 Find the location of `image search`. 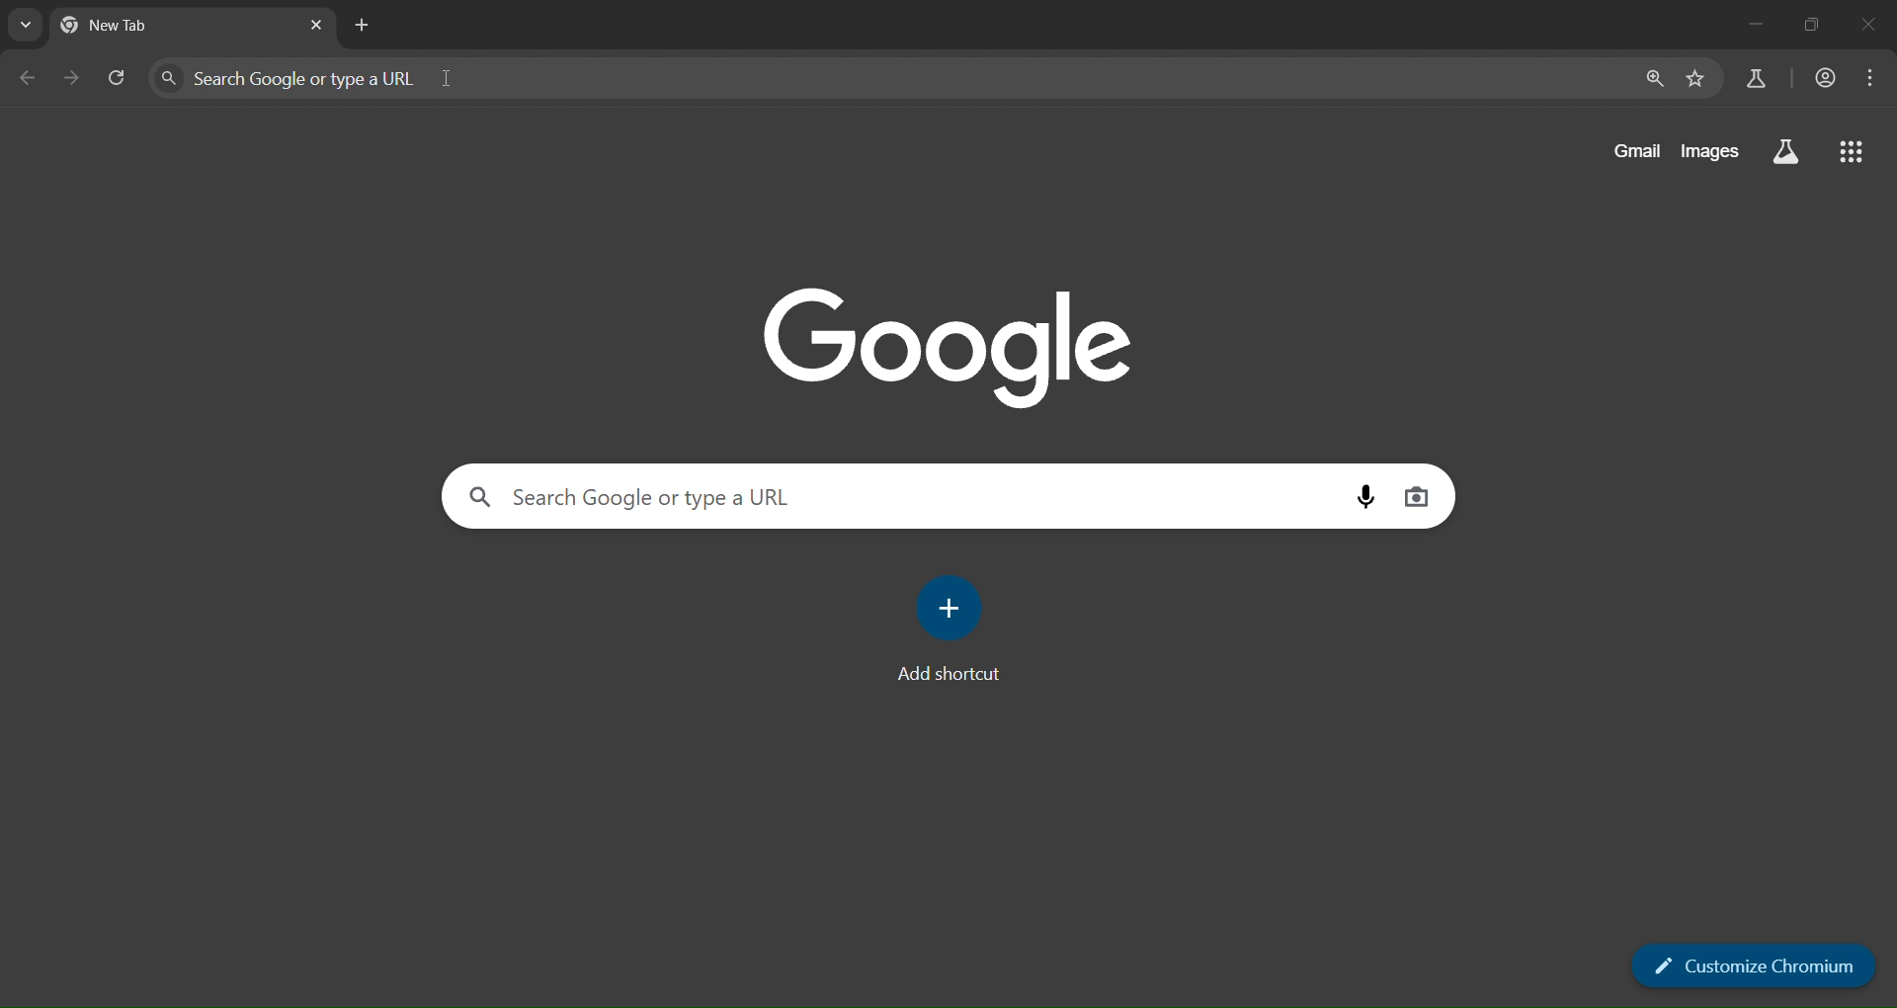

image search is located at coordinates (1416, 496).